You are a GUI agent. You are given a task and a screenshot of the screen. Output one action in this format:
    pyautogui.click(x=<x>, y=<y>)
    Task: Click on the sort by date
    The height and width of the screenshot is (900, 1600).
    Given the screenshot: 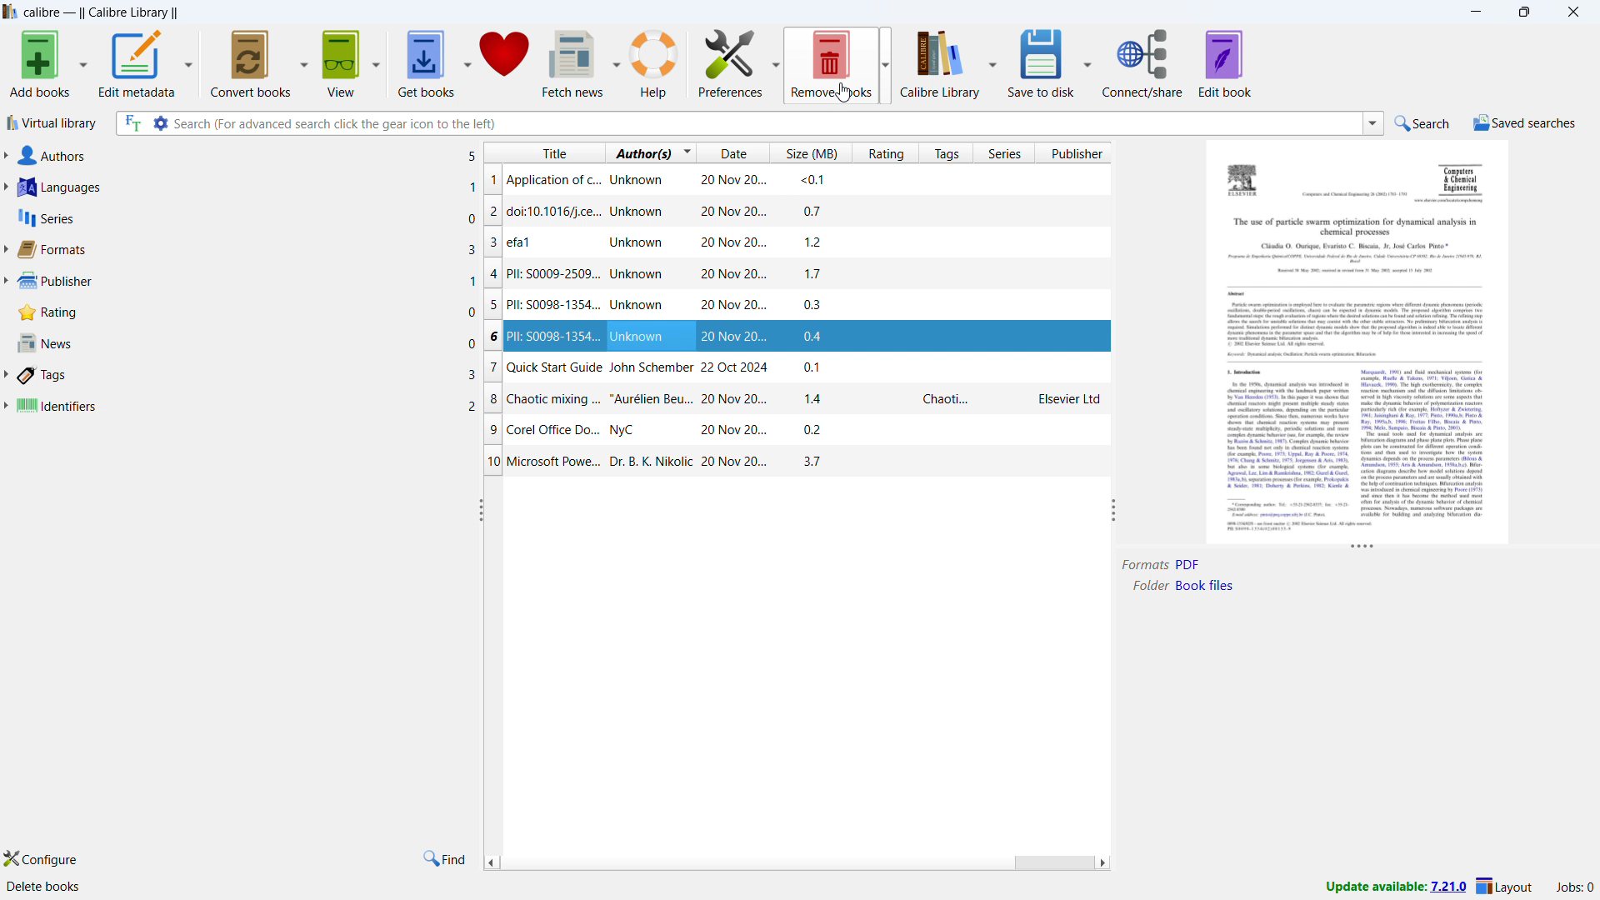 What is the action you would take?
    pyautogui.click(x=732, y=152)
    